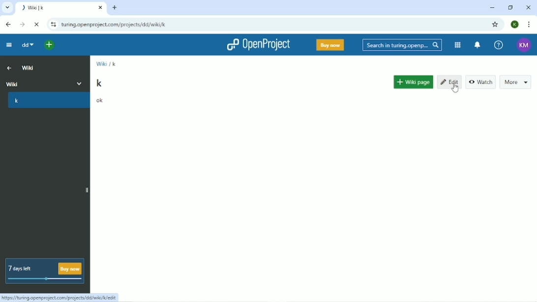  Describe the element at coordinates (510, 7) in the screenshot. I see `Restore down` at that location.